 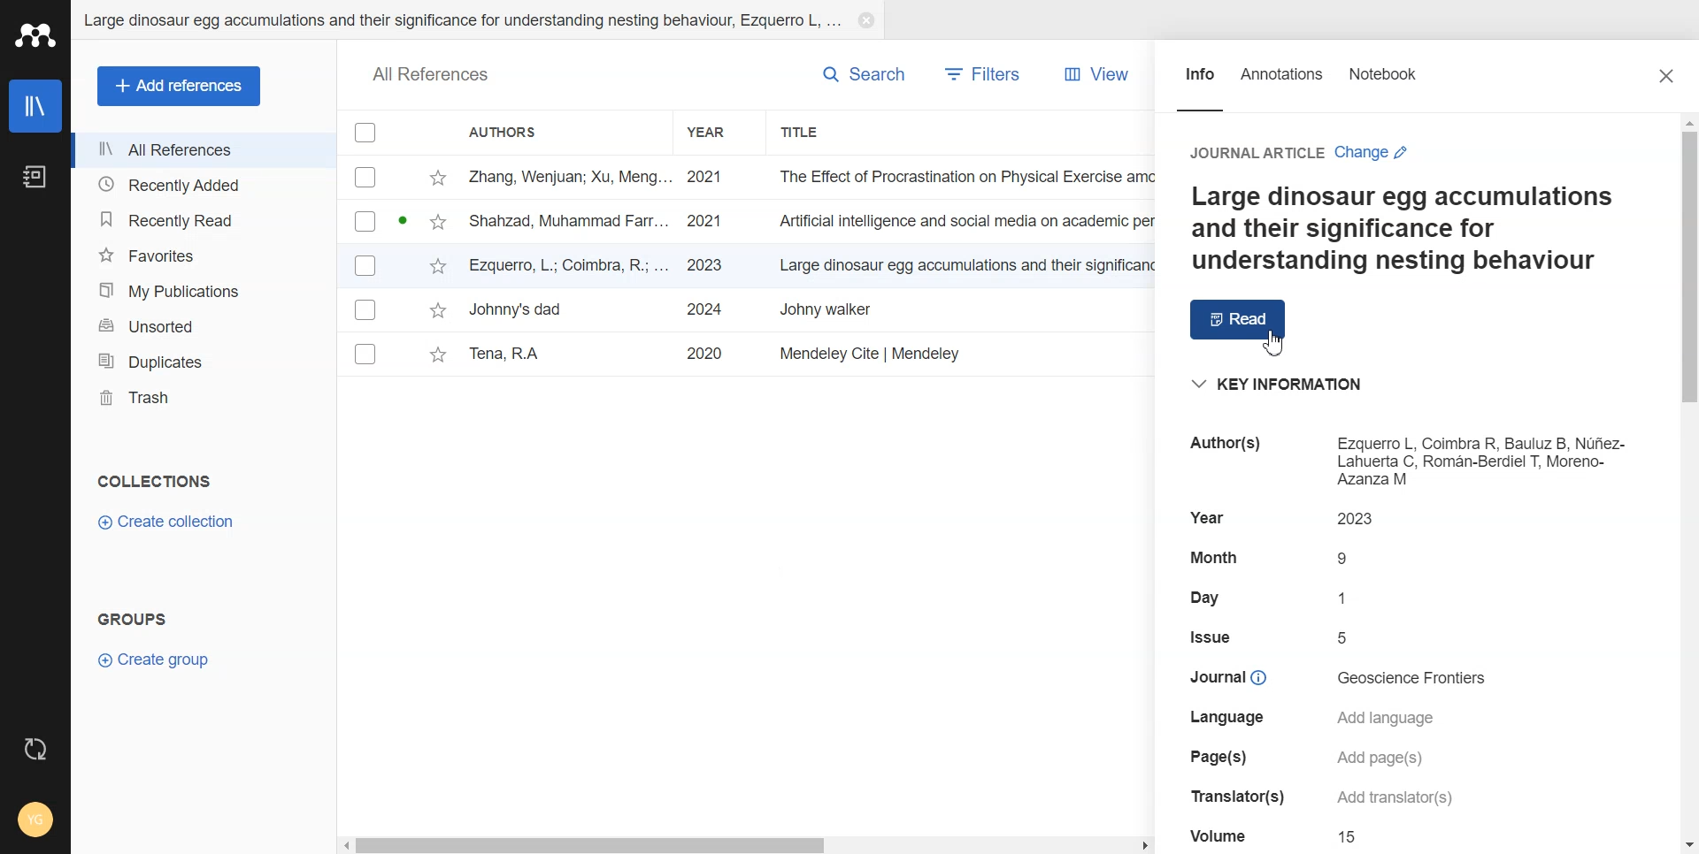 What do you see at coordinates (1668, 77) in the screenshot?
I see `Close` at bounding box center [1668, 77].